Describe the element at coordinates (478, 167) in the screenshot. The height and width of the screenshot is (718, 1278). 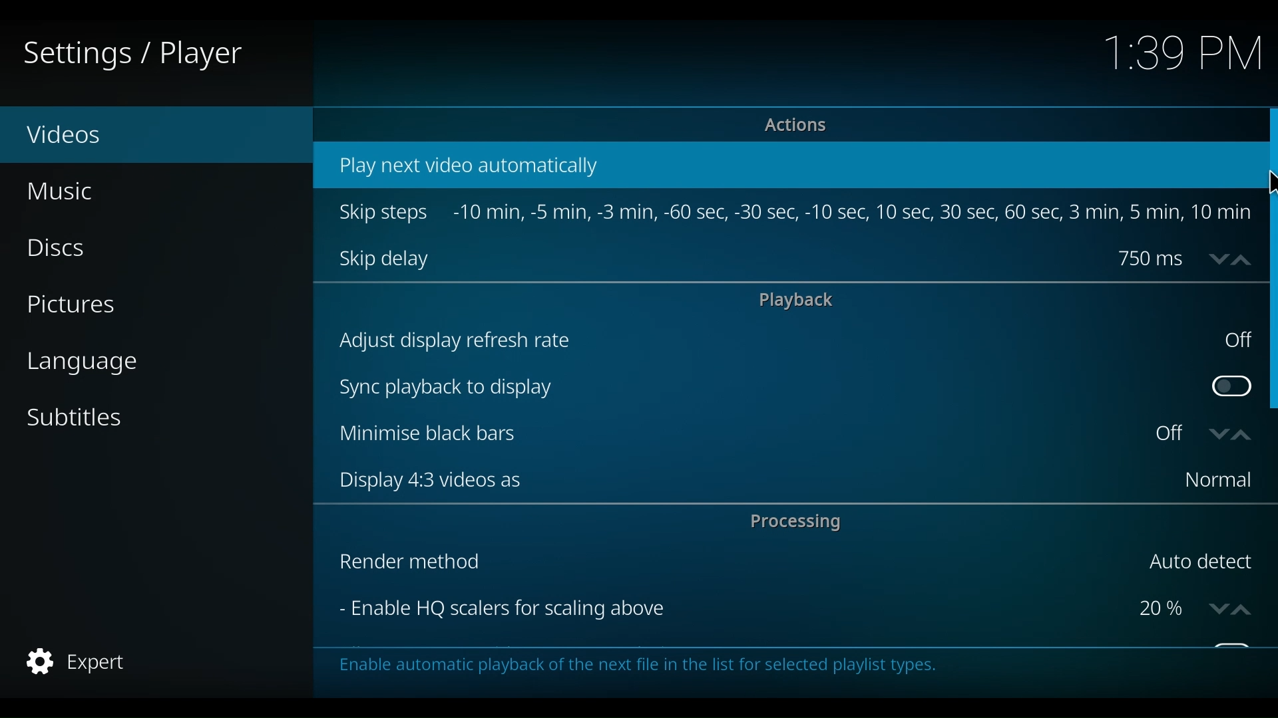
I see `Play next video automatically` at that location.